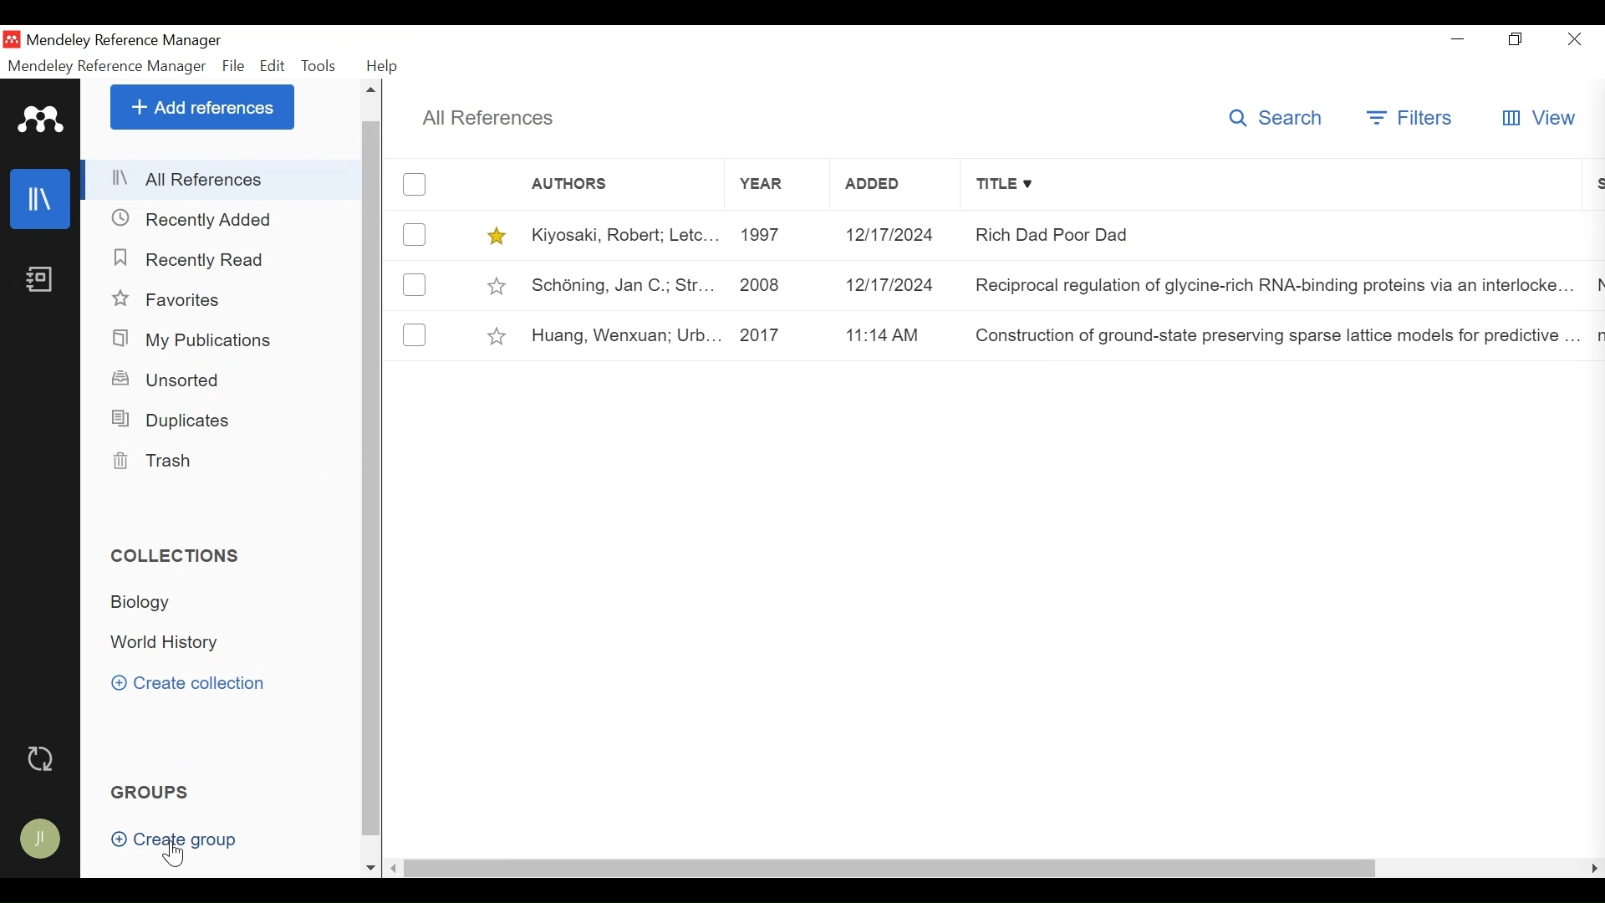 This screenshot has height=903, width=1605. Describe the element at coordinates (778, 335) in the screenshot. I see `2017` at that location.